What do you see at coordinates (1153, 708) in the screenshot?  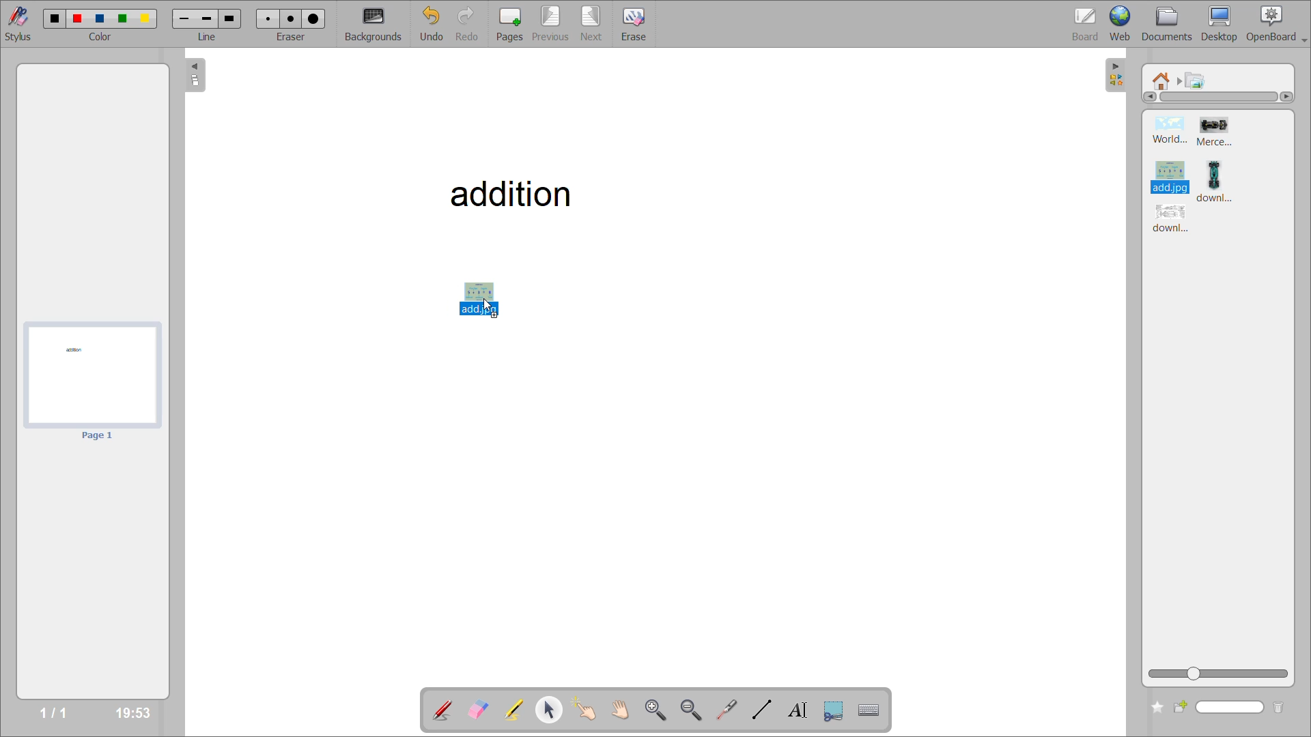 I see `add folder` at bounding box center [1153, 708].